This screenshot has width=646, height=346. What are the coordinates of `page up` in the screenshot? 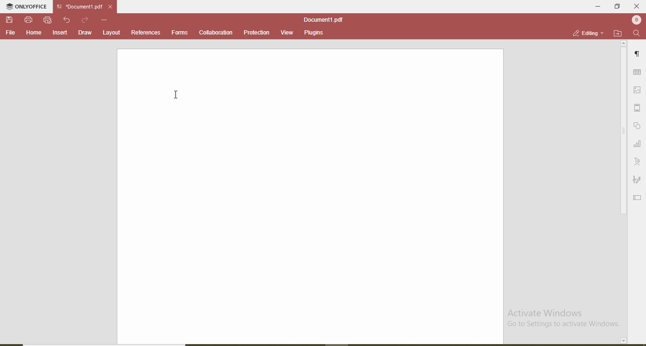 It's located at (624, 43).